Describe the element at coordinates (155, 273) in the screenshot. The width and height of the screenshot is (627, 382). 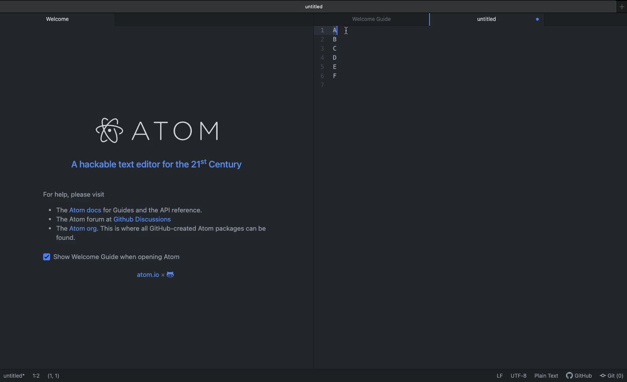
I see `Atom.io x android ` at that location.